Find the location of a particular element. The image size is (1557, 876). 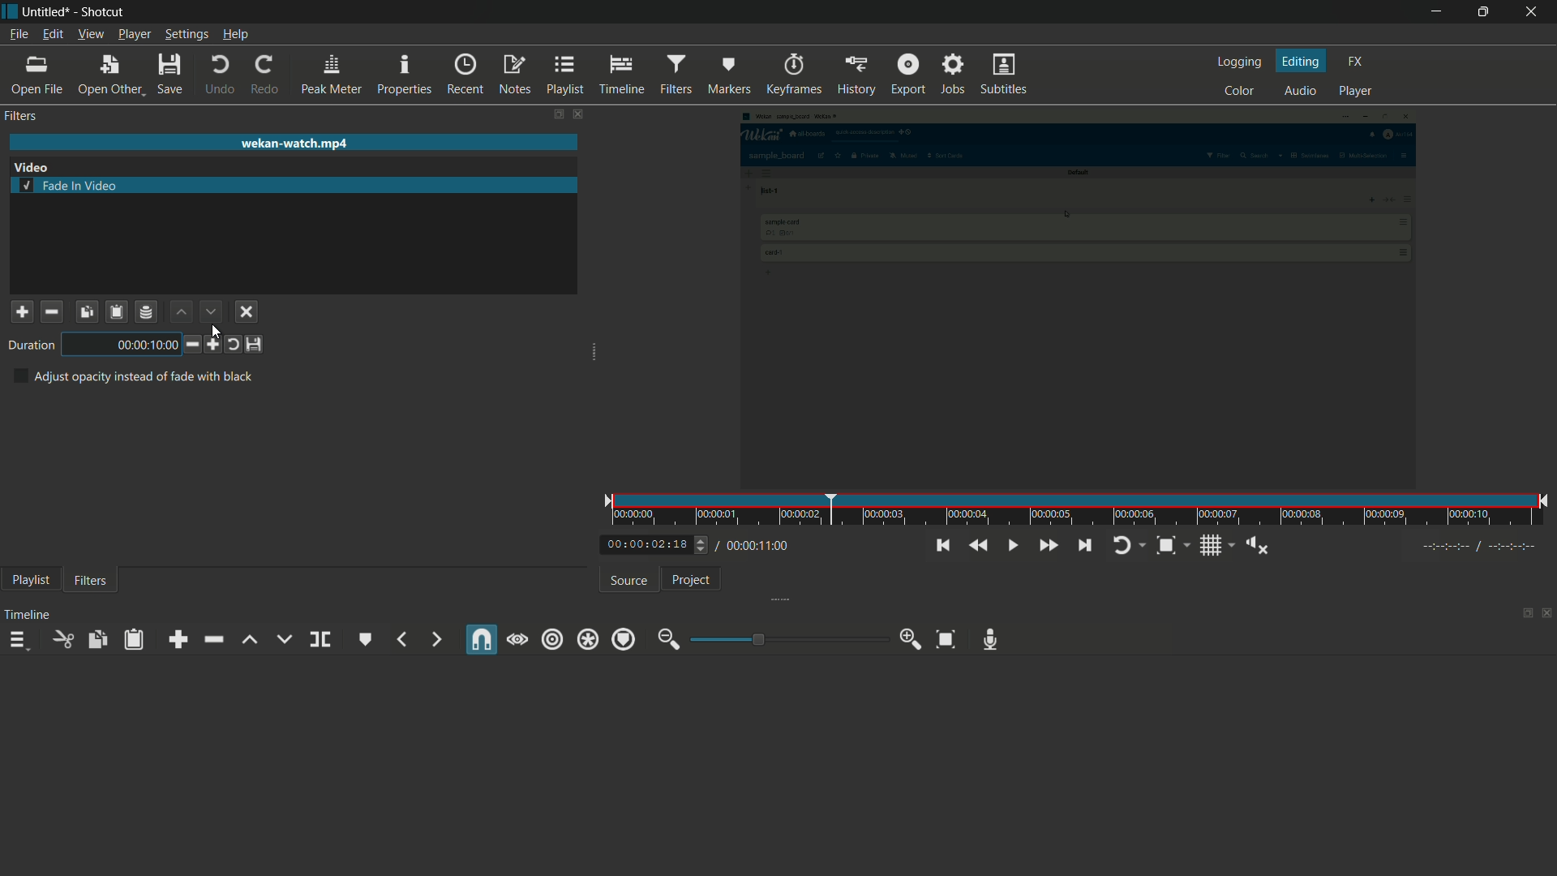

fx is located at coordinates (1357, 62).